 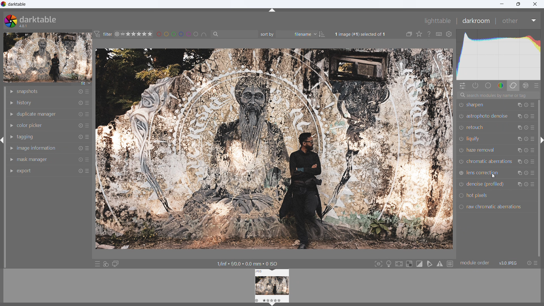 What do you see at coordinates (518, 140) in the screenshot?
I see `multiple instance action` at bounding box center [518, 140].